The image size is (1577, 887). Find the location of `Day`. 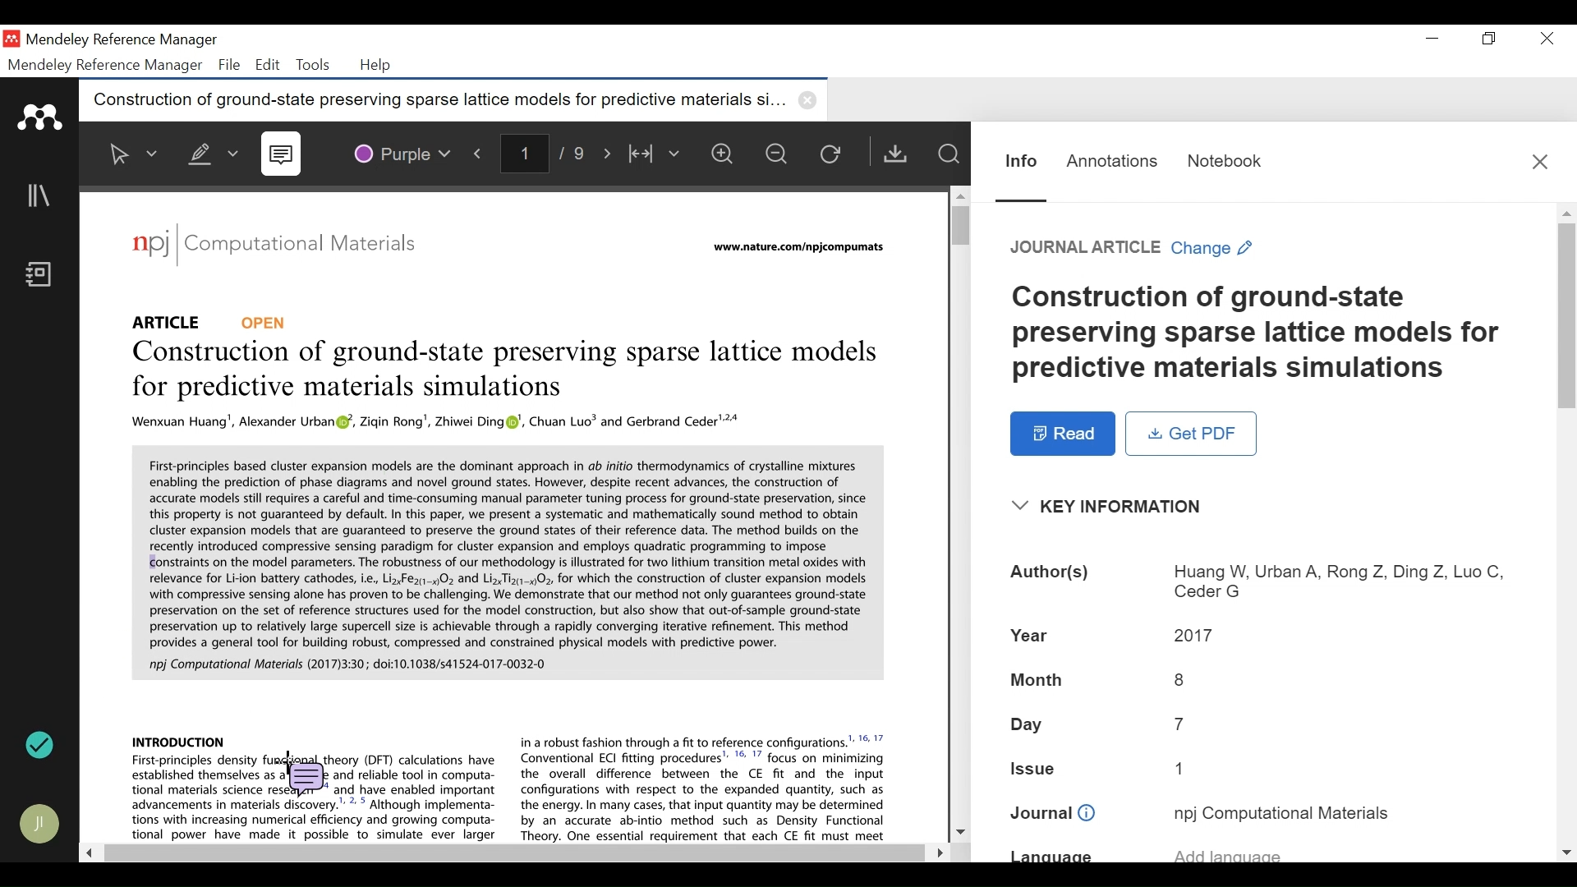

Day is located at coordinates (1262, 727).